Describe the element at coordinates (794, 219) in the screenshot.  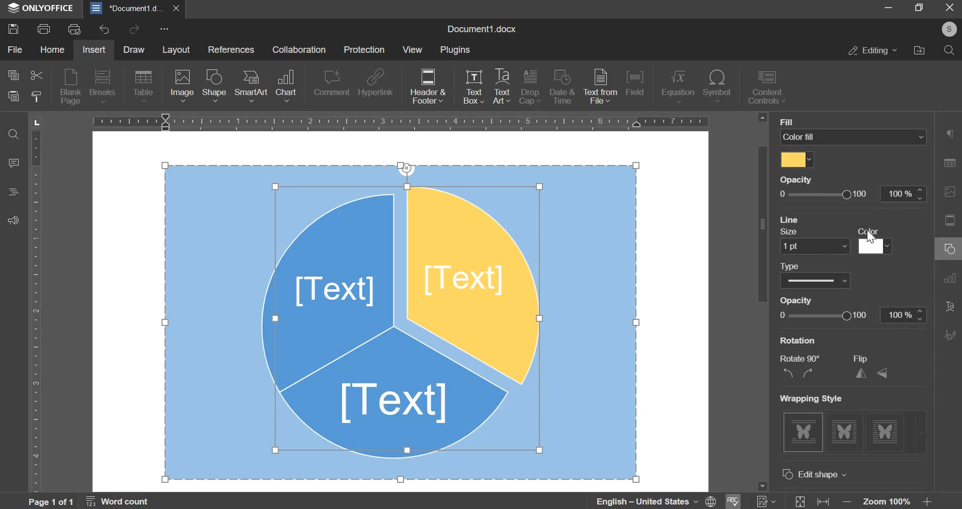
I see `line` at that location.